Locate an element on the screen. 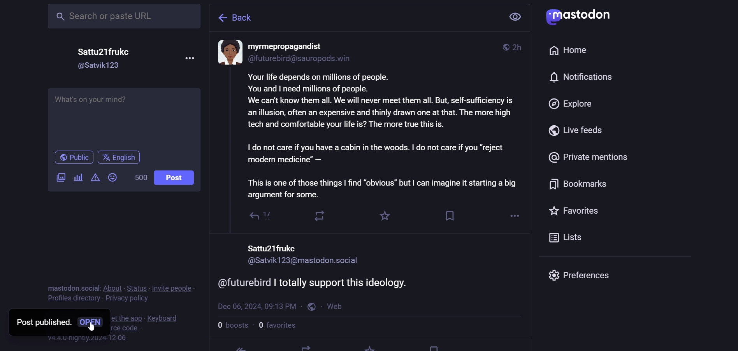 This screenshot has width=738, height=351. profiles is located at coordinates (73, 299).